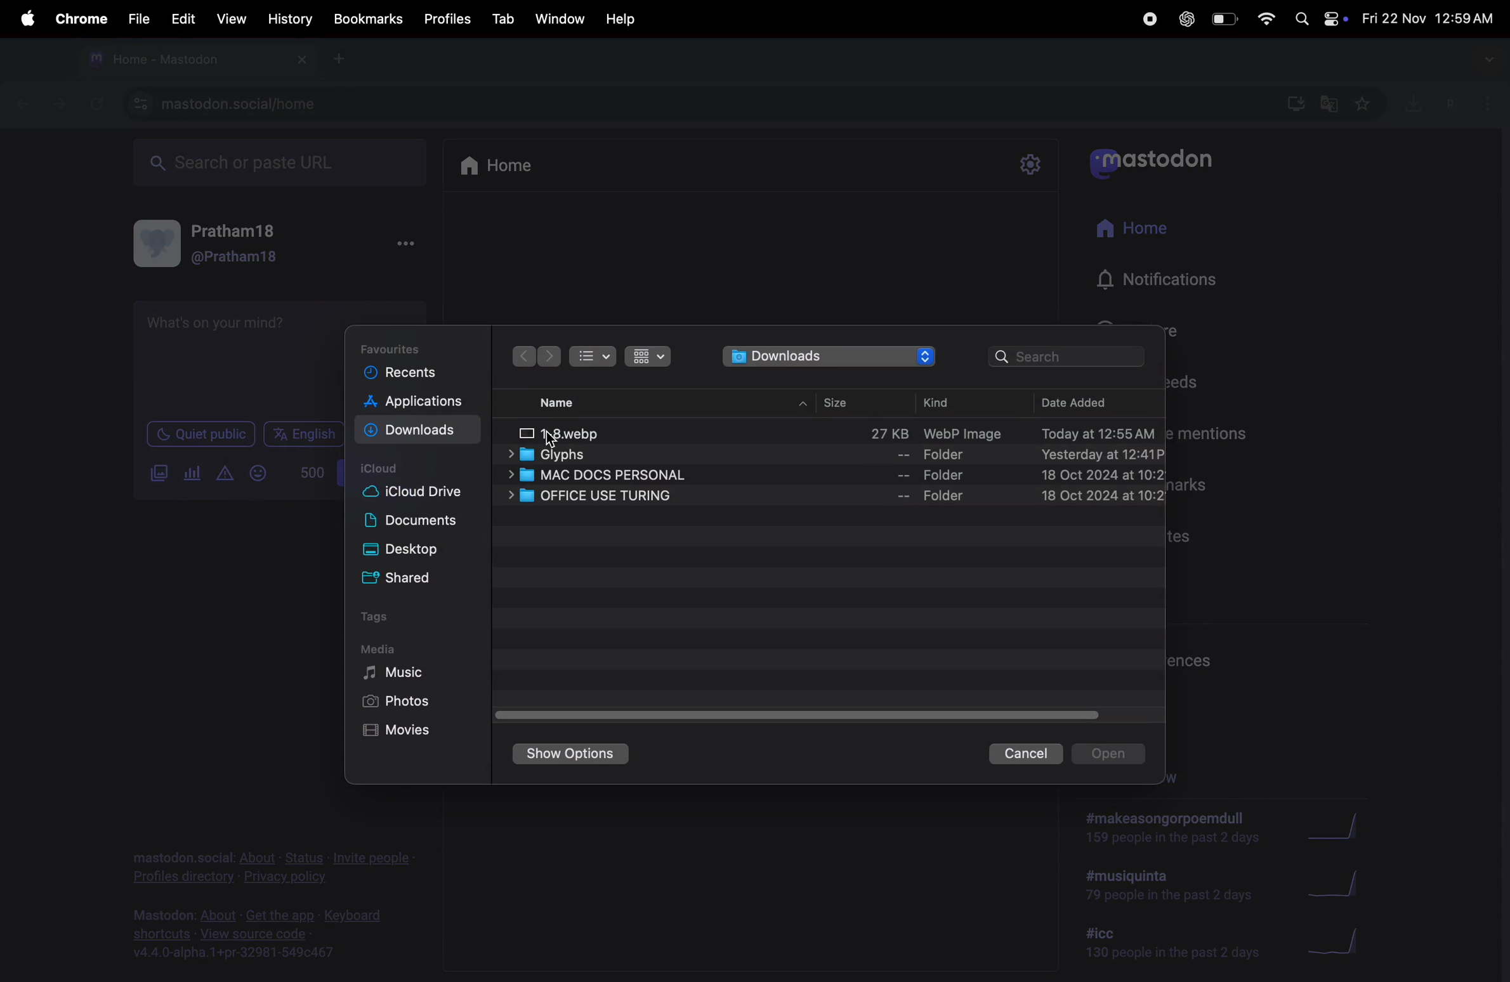 This screenshot has width=1510, height=982. What do you see at coordinates (1264, 18) in the screenshot?
I see `wifi` at bounding box center [1264, 18].